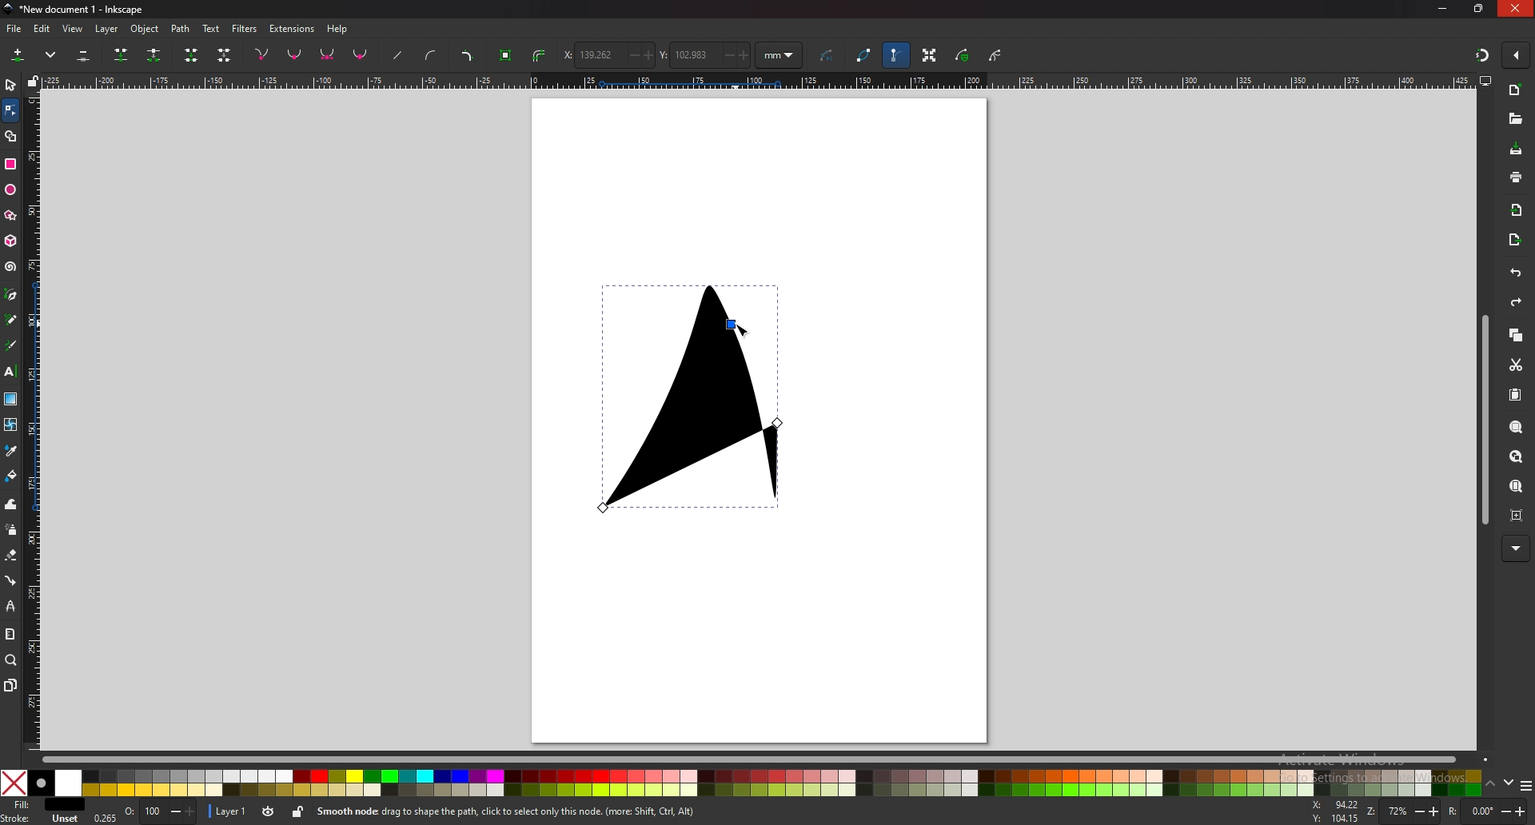 The height and width of the screenshot is (825, 1535). Describe the element at coordinates (18, 55) in the screenshot. I see `insert new nodes` at that location.